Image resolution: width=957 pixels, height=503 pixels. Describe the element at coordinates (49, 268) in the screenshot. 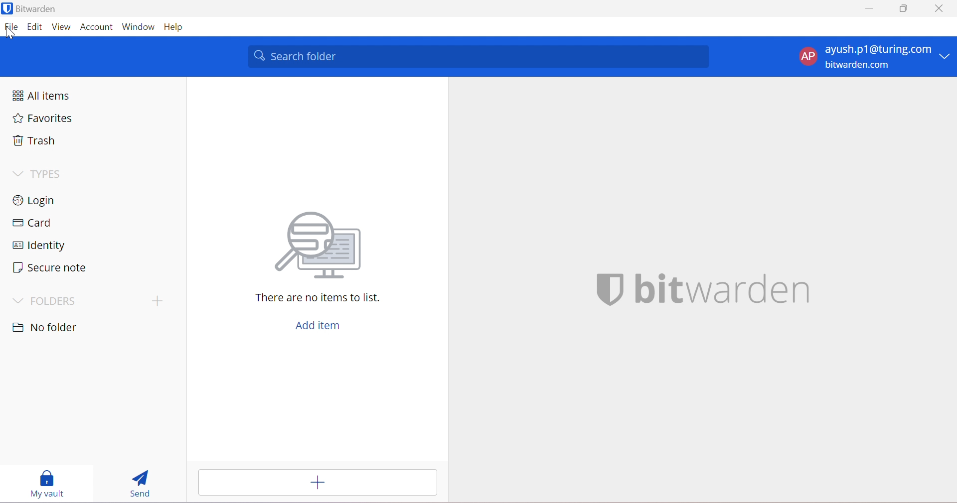

I see `Secure note` at that location.